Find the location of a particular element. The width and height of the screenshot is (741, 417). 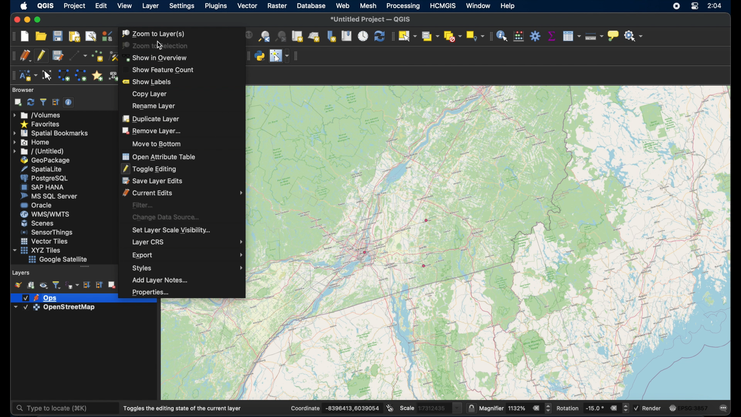

open field calculator is located at coordinates (519, 36).